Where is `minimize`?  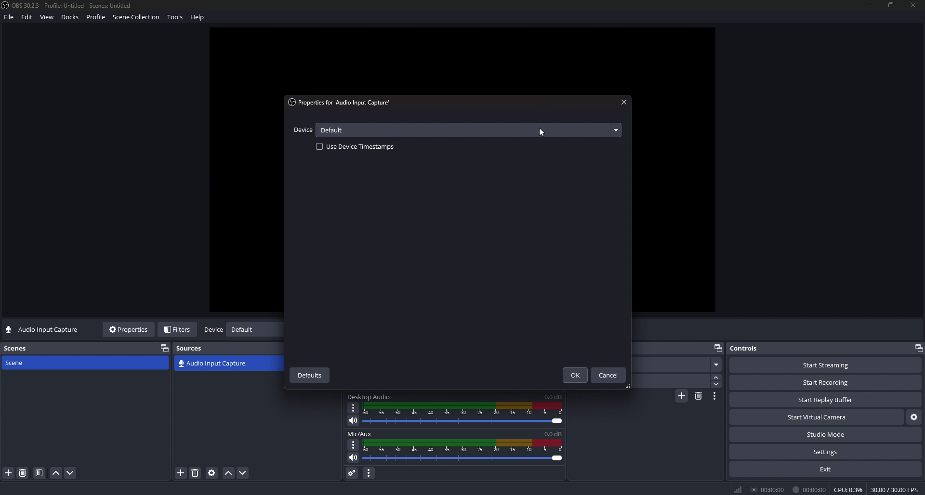
minimize is located at coordinates (869, 5).